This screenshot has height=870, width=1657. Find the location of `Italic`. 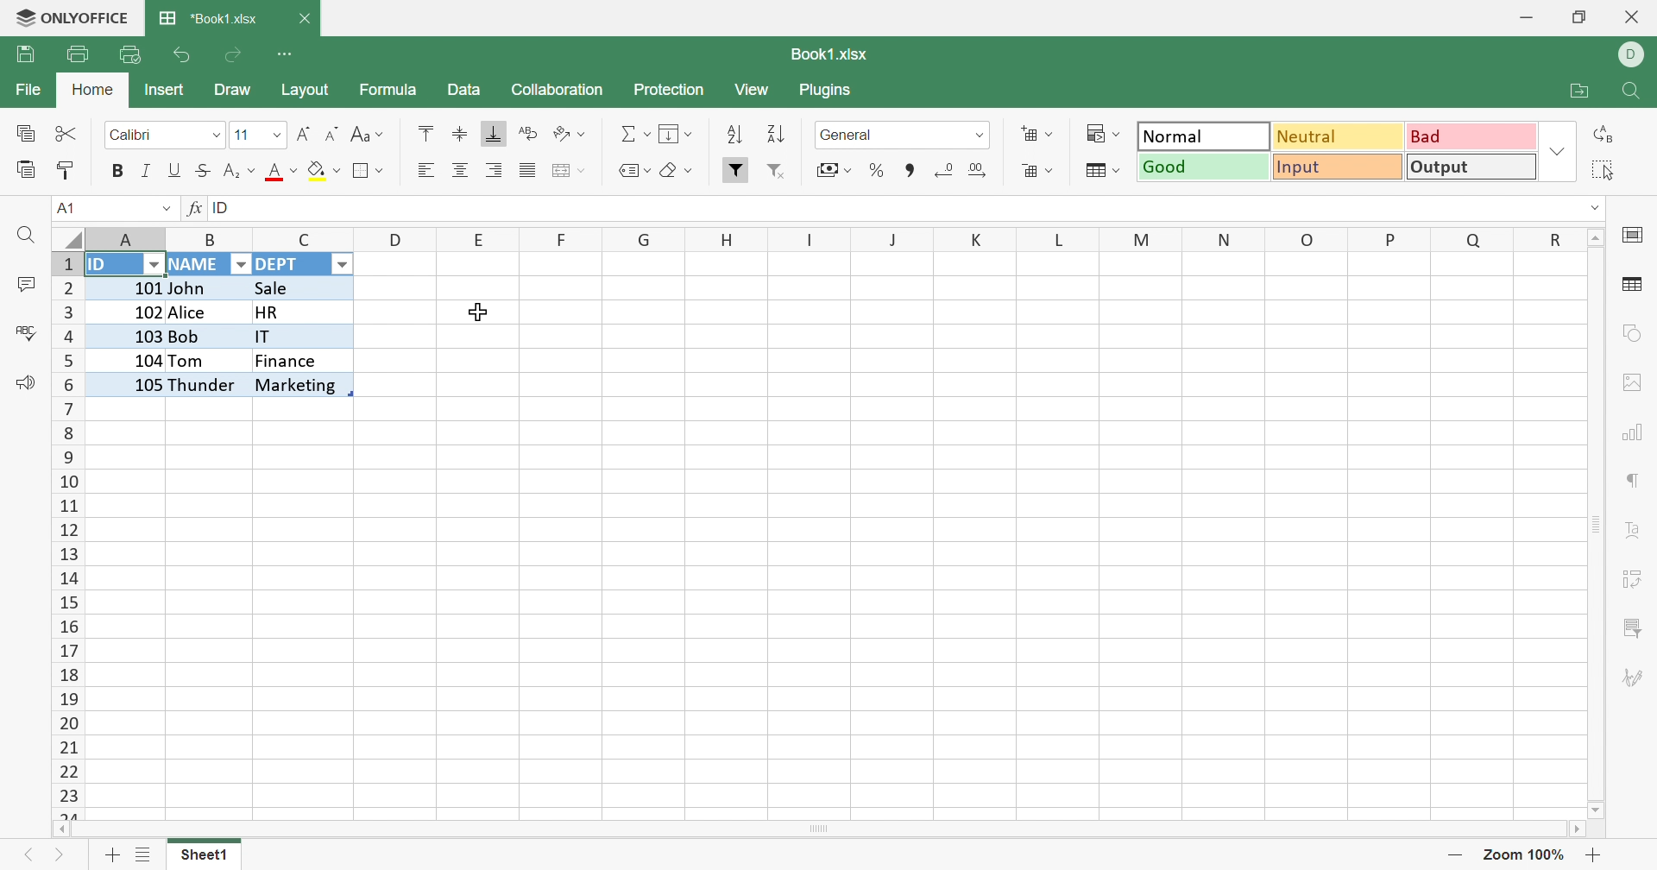

Italic is located at coordinates (147, 172).